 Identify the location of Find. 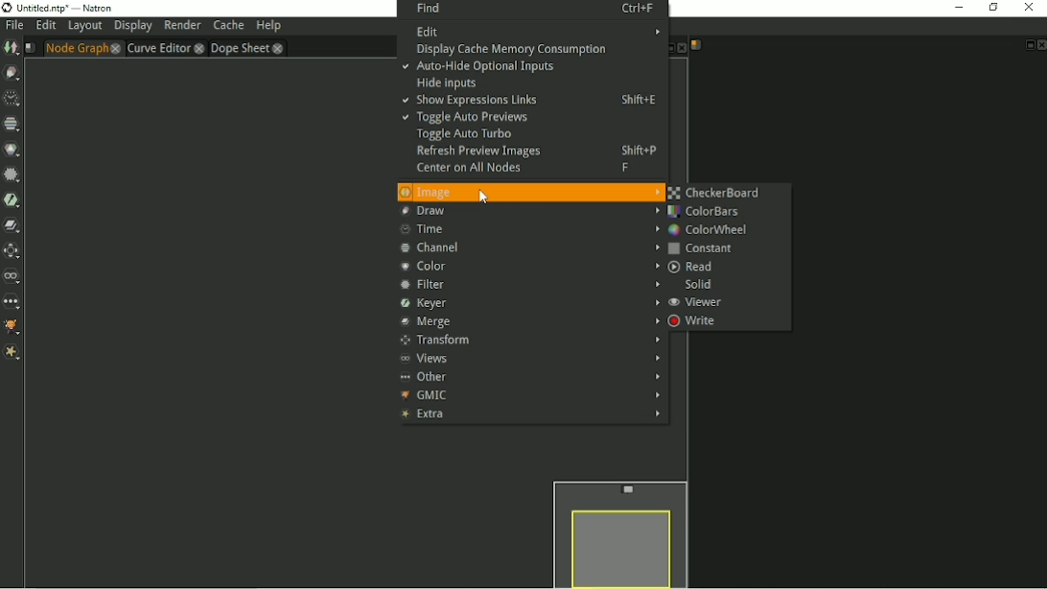
(533, 9).